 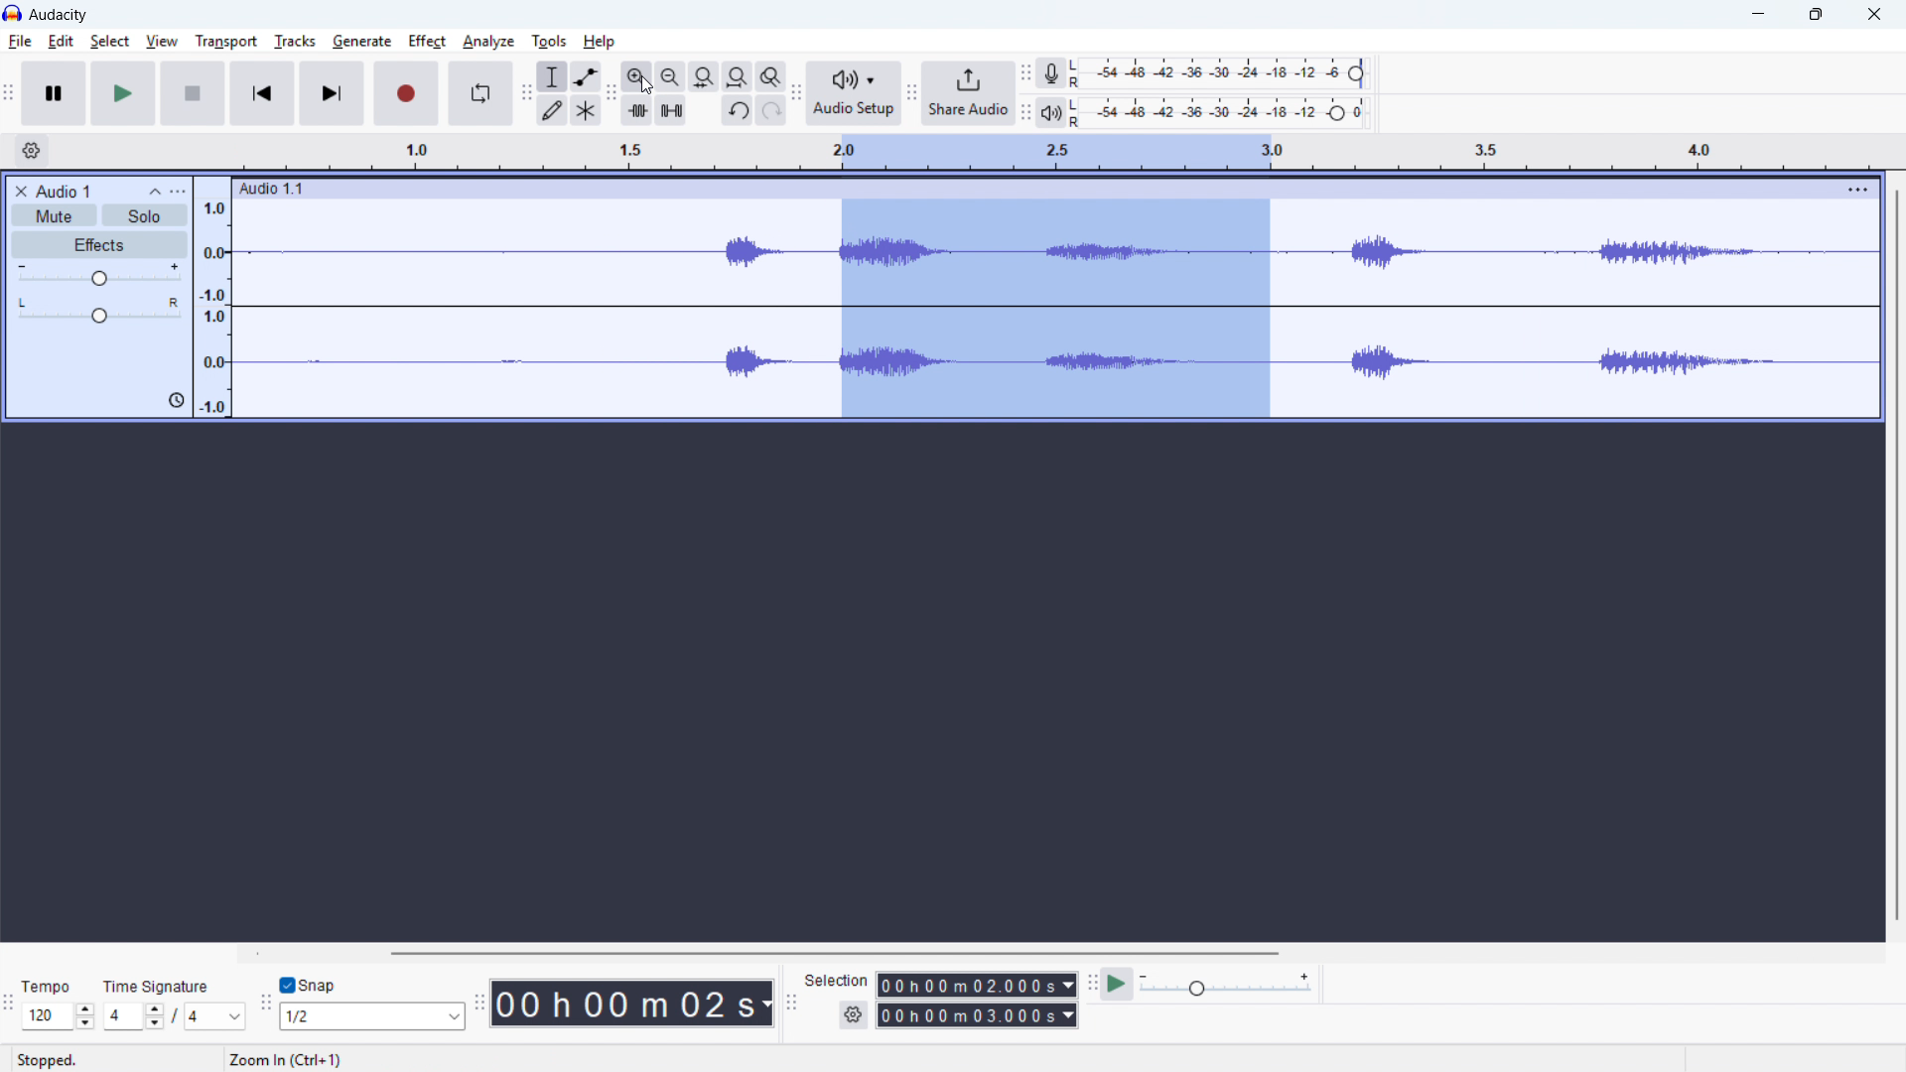 What do you see at coordinates (60, 15) in the screenshot?
I see `audacity` at bounding box center [60, 15].